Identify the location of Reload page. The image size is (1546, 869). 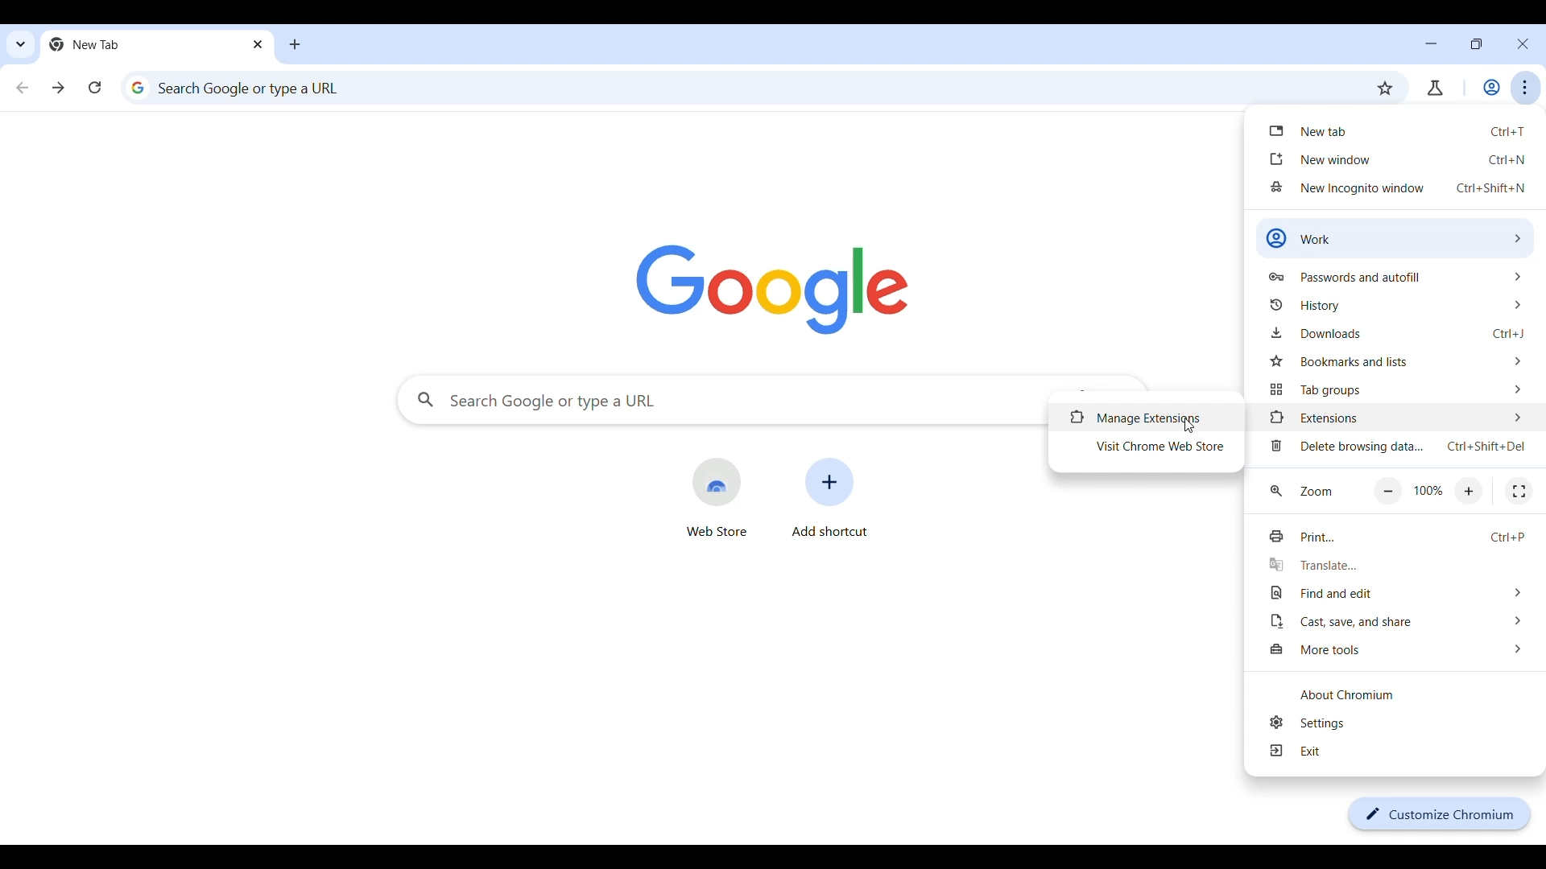
(95, 87).